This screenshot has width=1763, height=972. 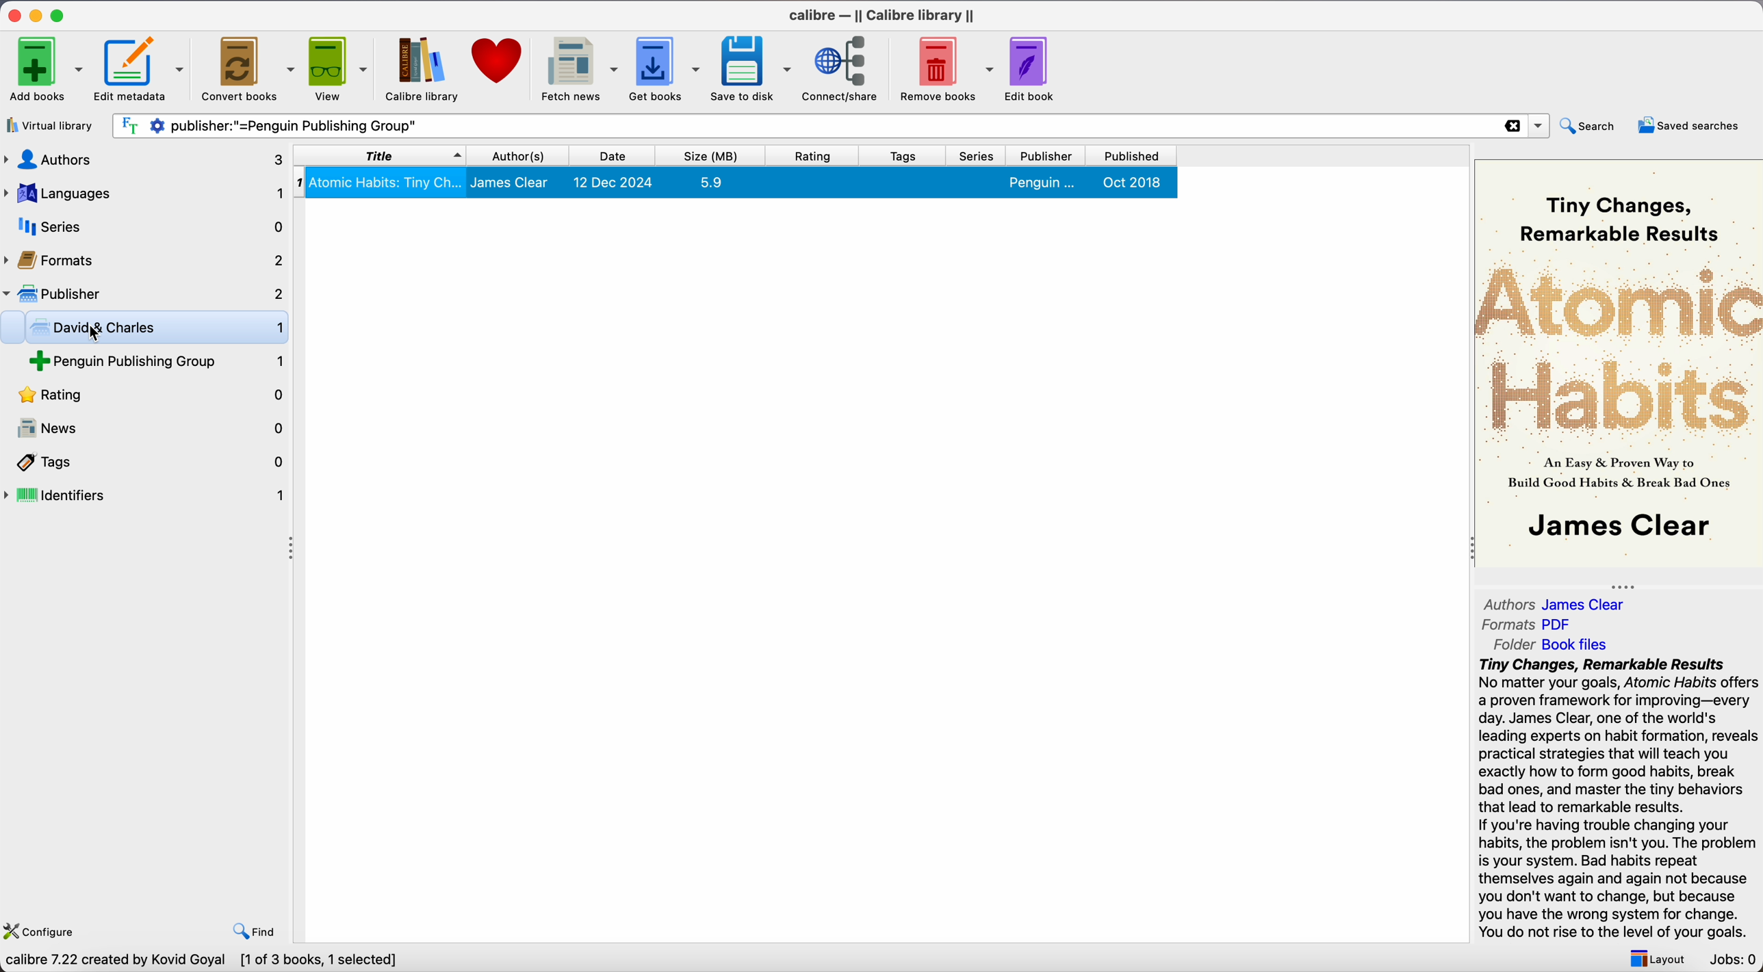 What do you see at coordinates (248, 67) in the screenshot?
I see `convert books` at bounding box center [248, 67].